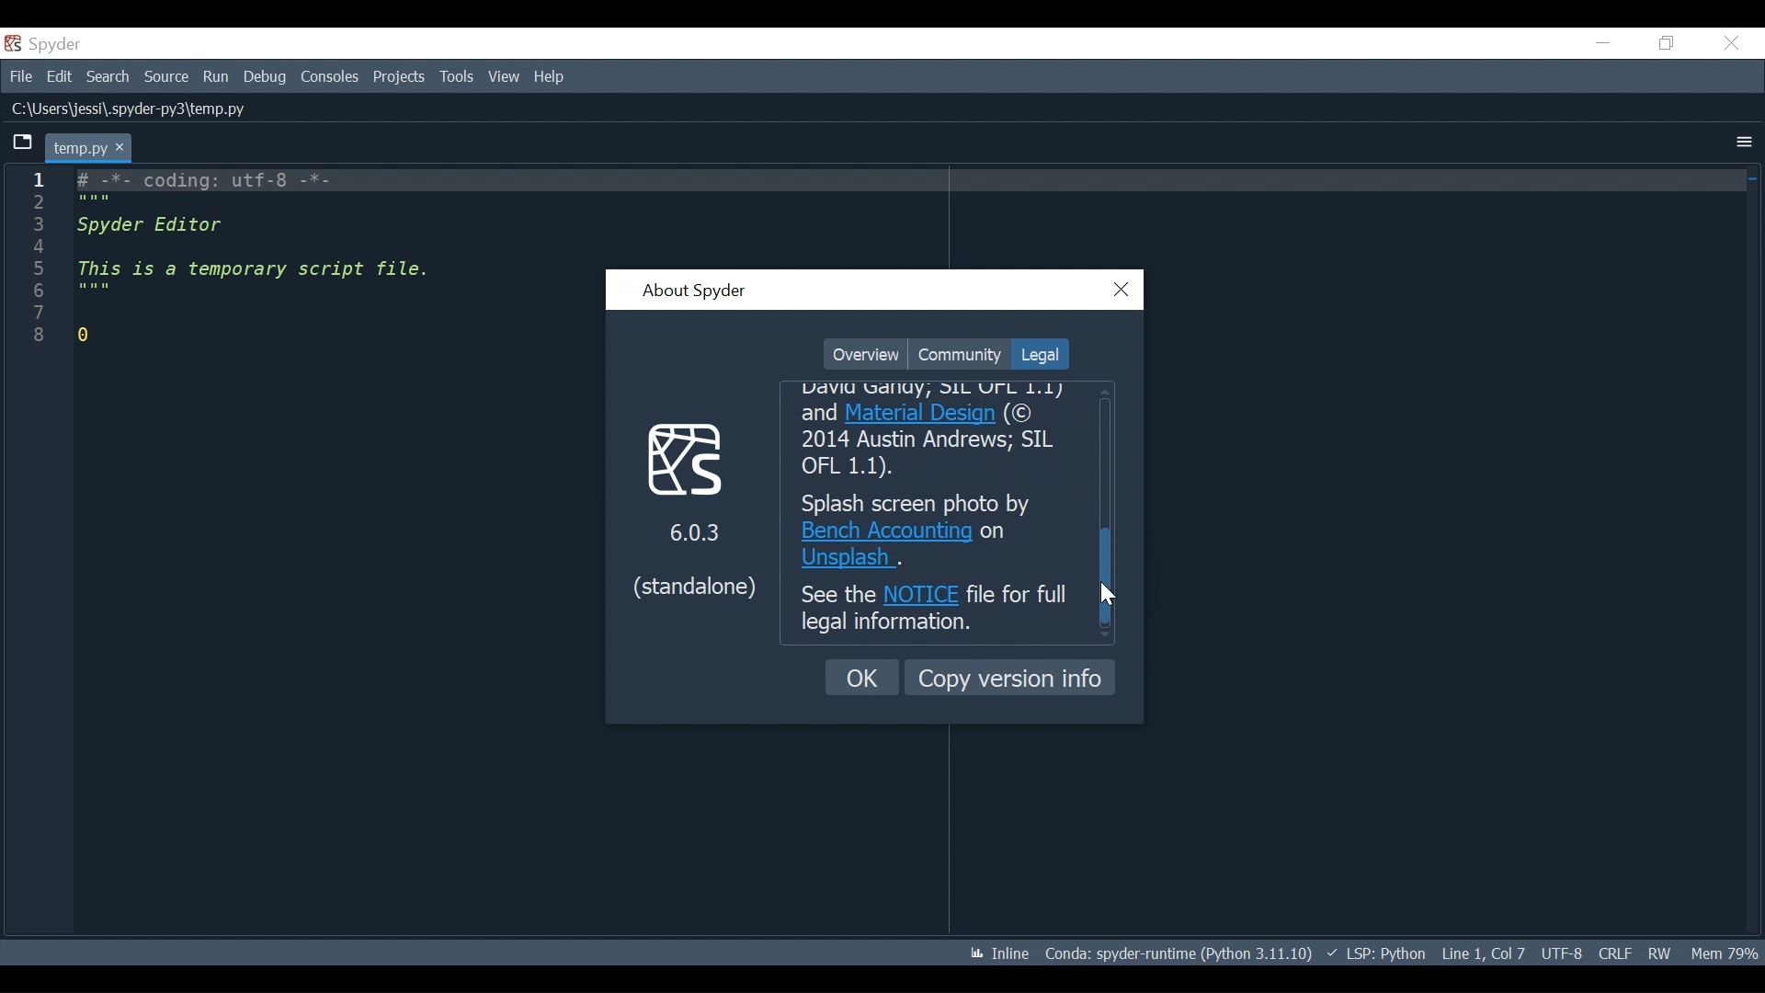 The height and width of the screenshot is (993, 1765). What do you see at coordinates (1483, 951) in the screenshot?
I see `Line 1, Col 7` at bounding box center [1483, 951].